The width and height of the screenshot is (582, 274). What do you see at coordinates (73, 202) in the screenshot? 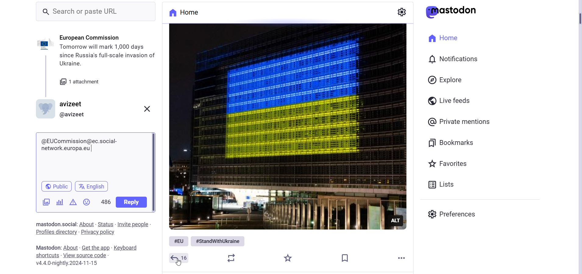
I see `Content Warning` at bounding box center [73, 202].